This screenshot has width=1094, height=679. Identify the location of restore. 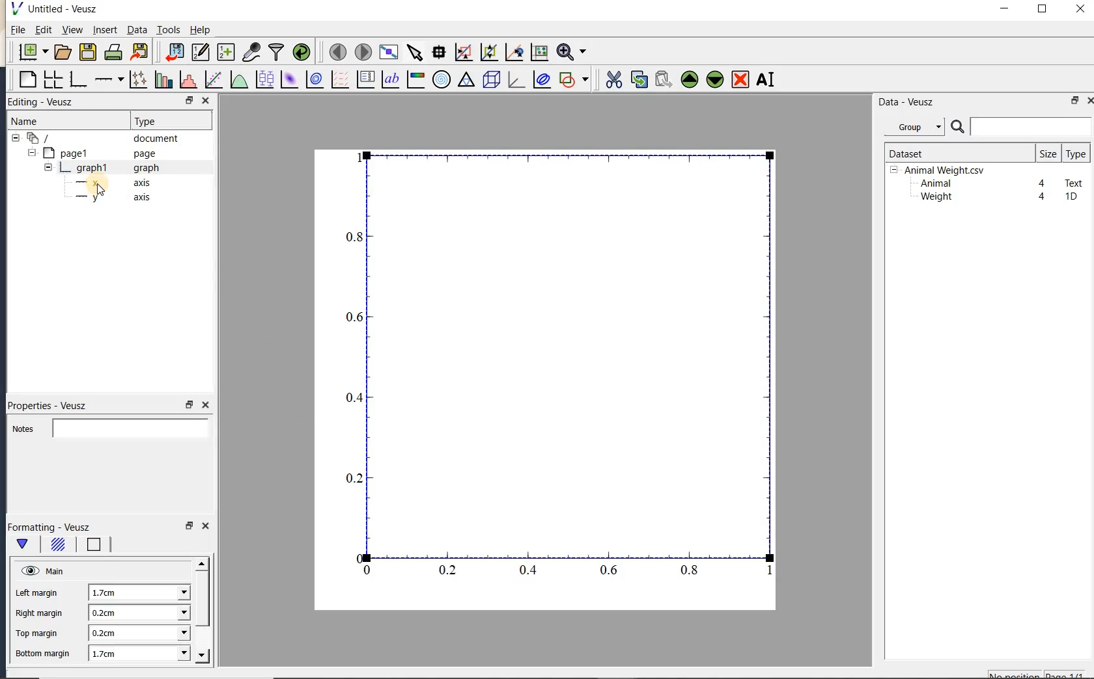
(1076, 100).